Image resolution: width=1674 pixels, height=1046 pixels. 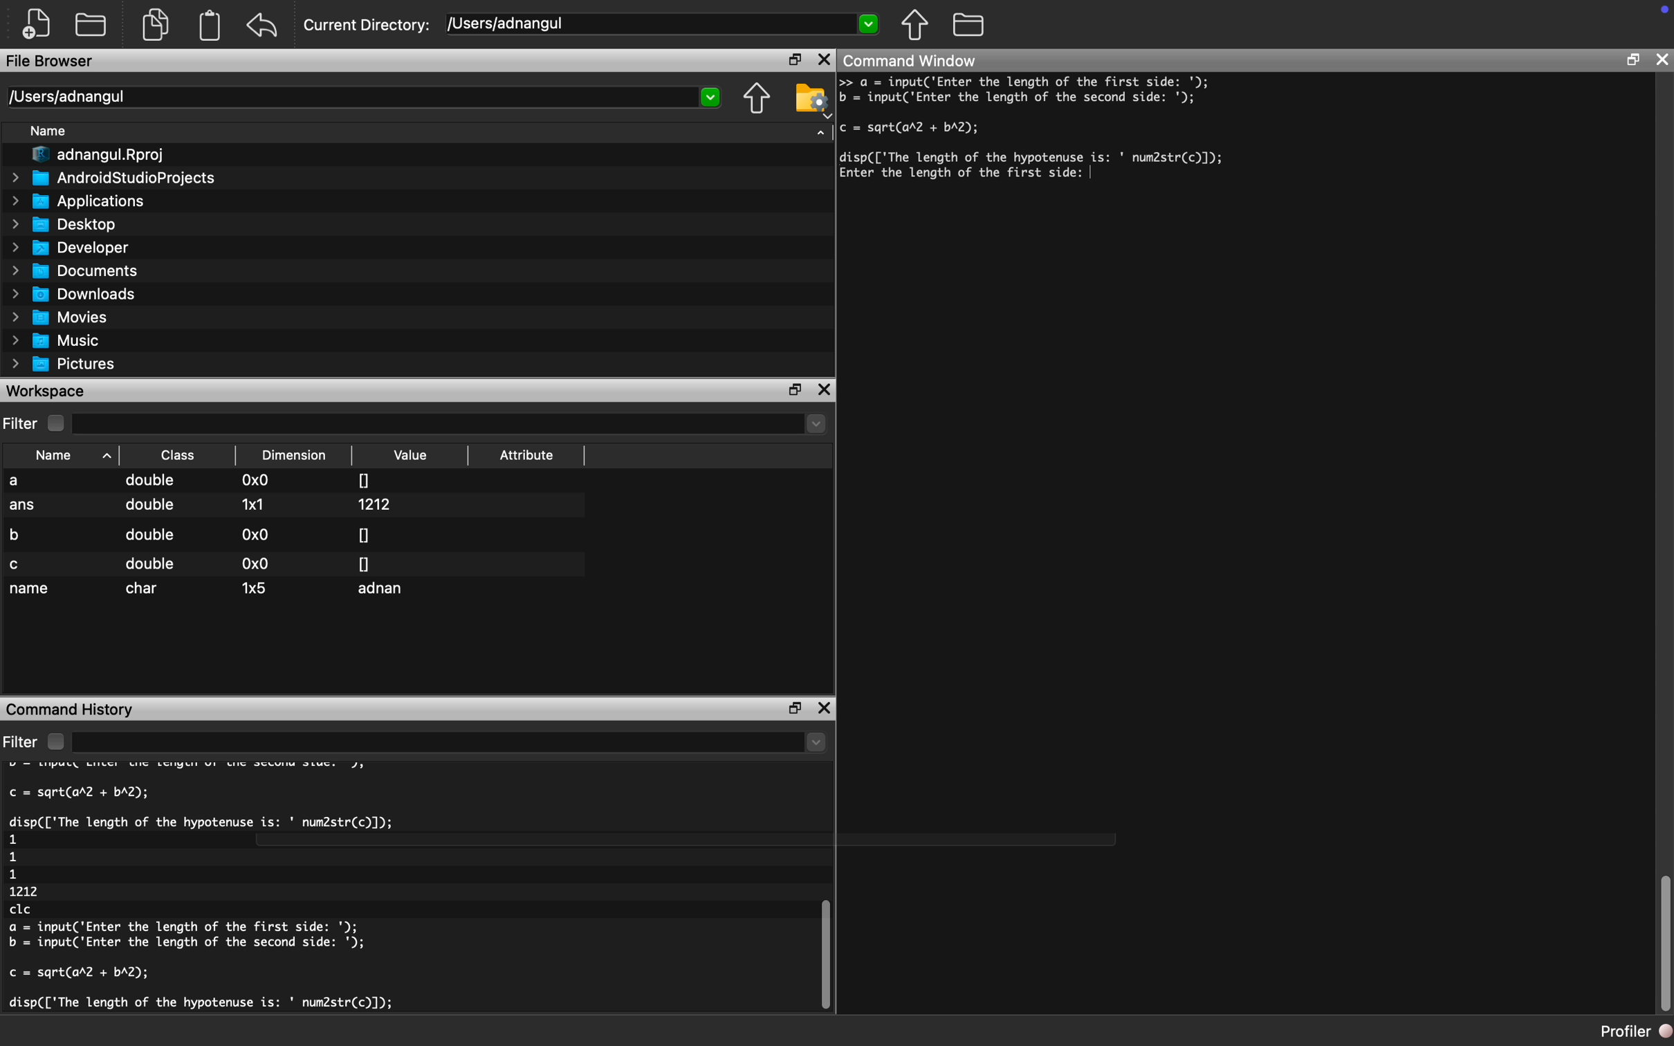 I want to click on double, so click(x=148, y=509).